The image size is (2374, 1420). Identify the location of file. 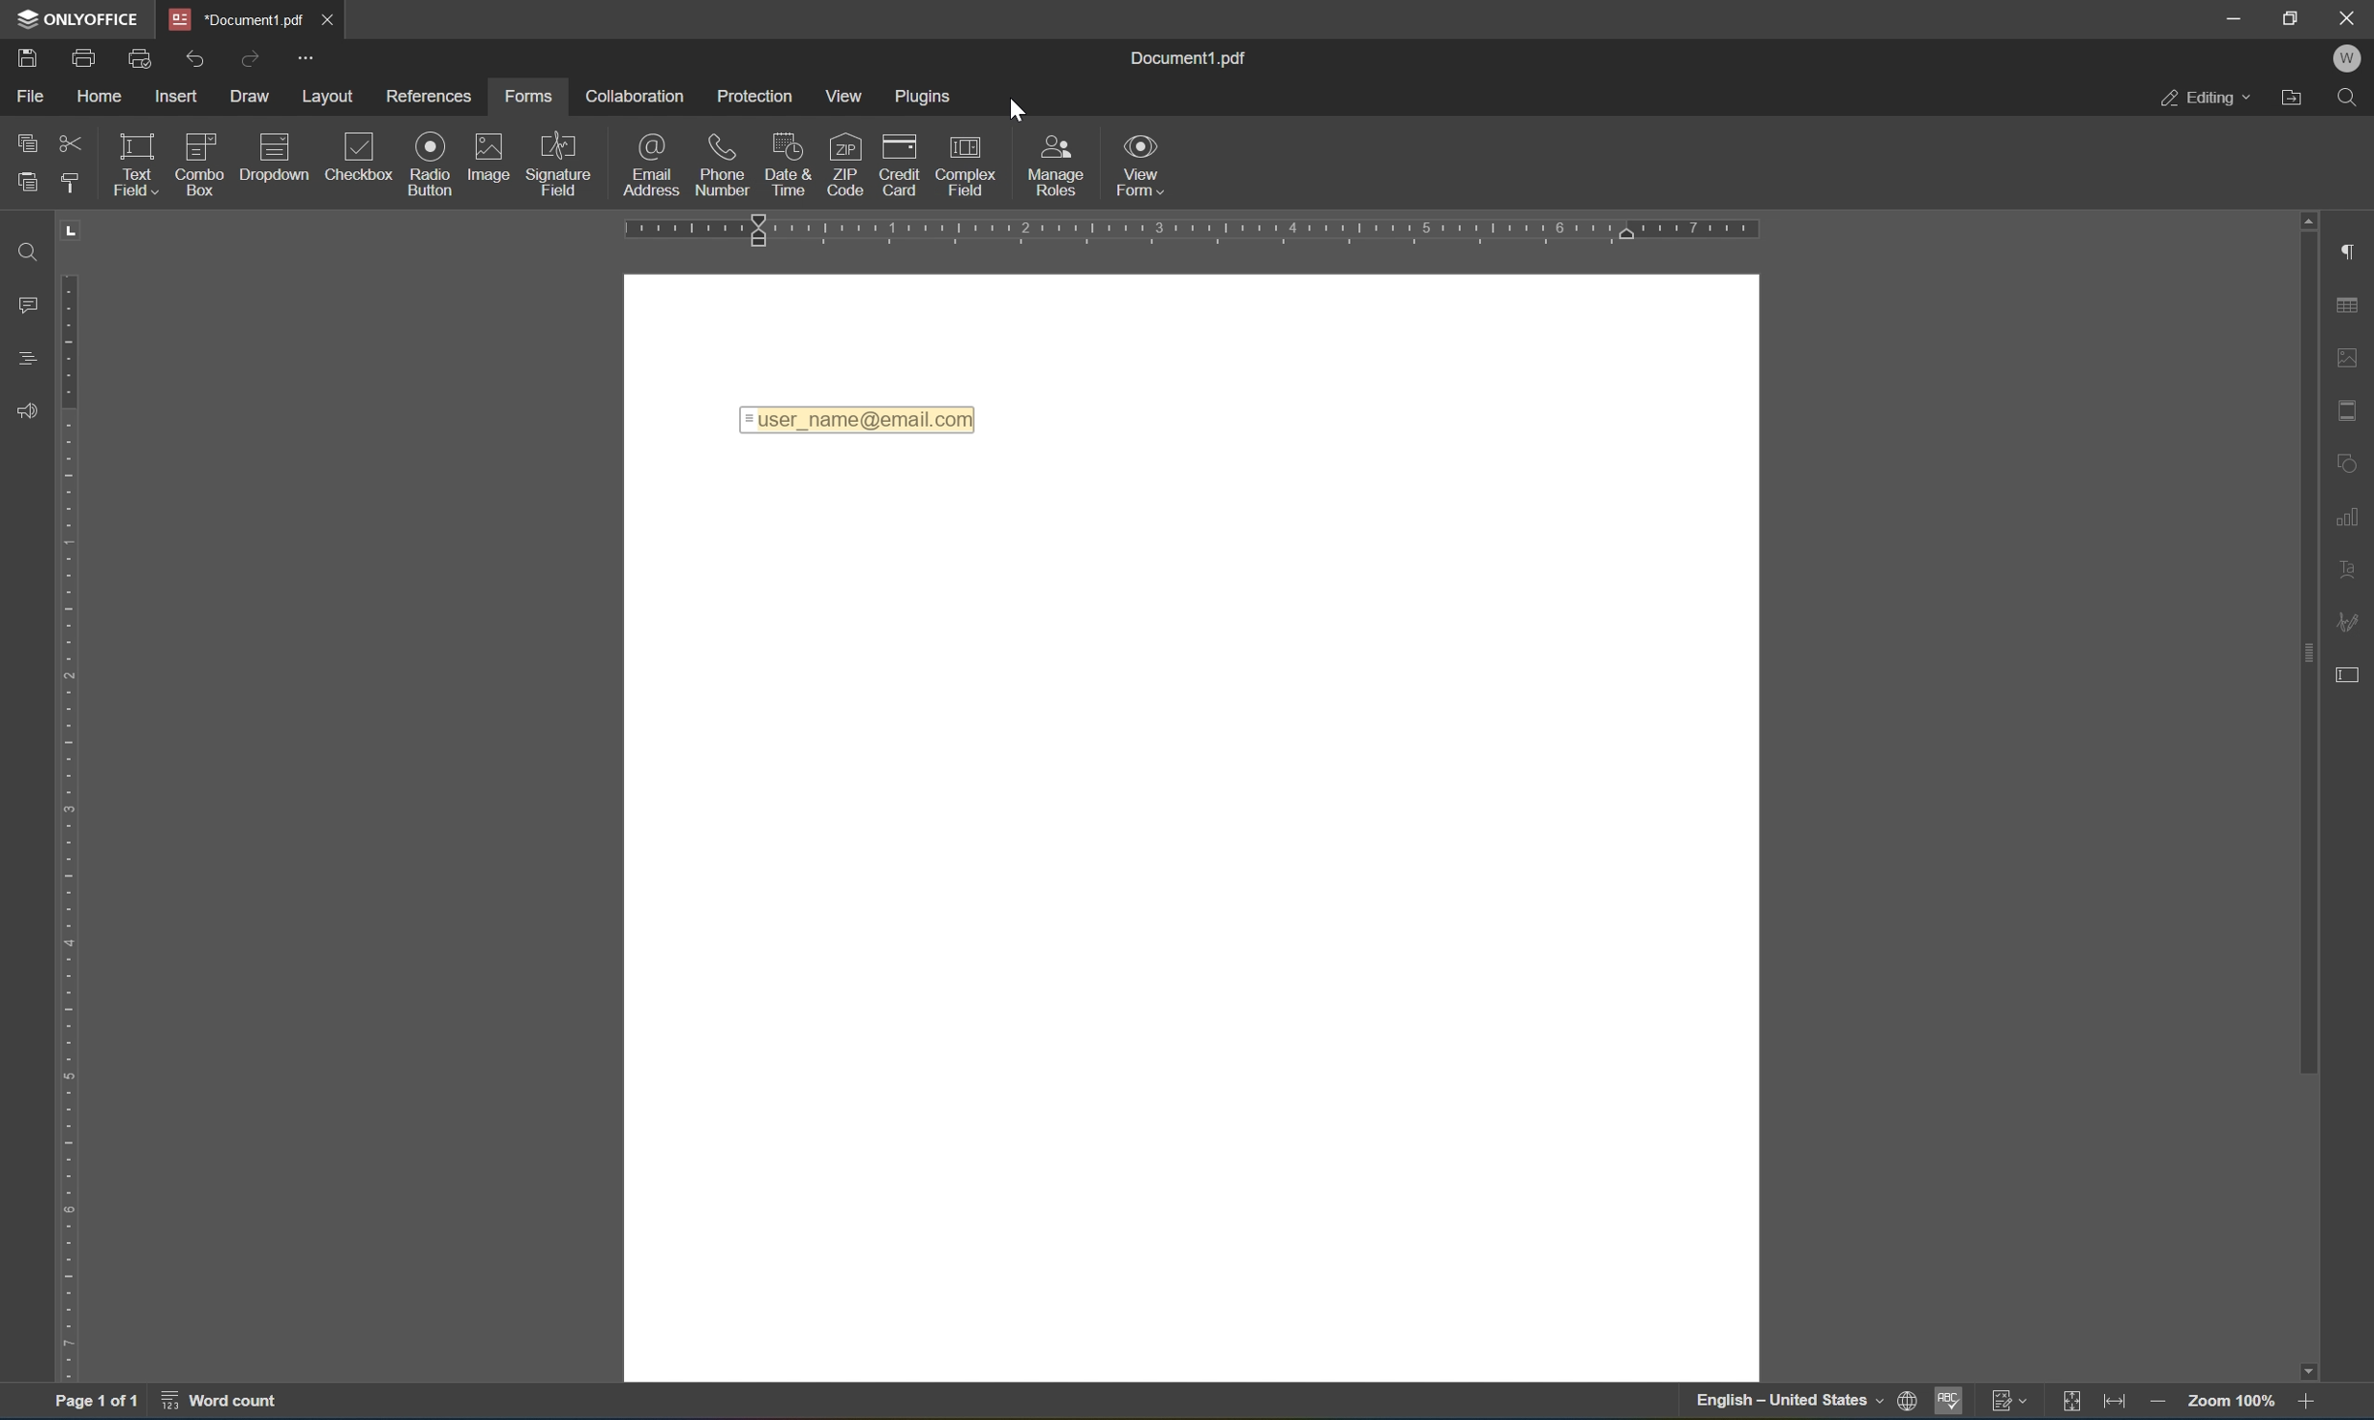
(32, 96).